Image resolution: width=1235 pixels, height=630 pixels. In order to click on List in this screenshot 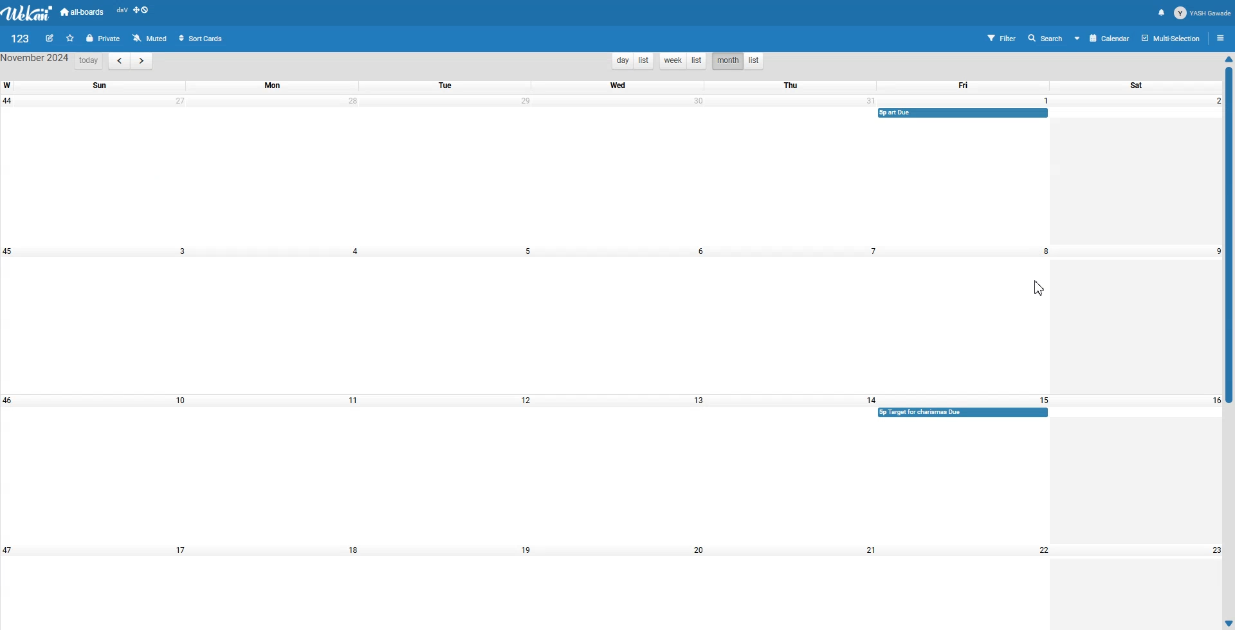, I will do `click(755, 61)`.